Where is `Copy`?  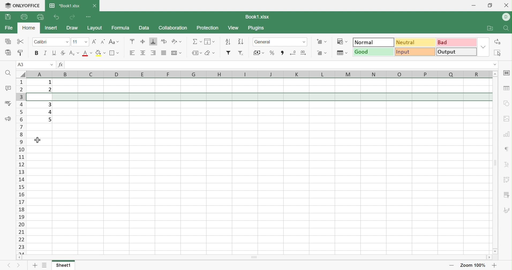 Copy is located at coordinates (8, 42).